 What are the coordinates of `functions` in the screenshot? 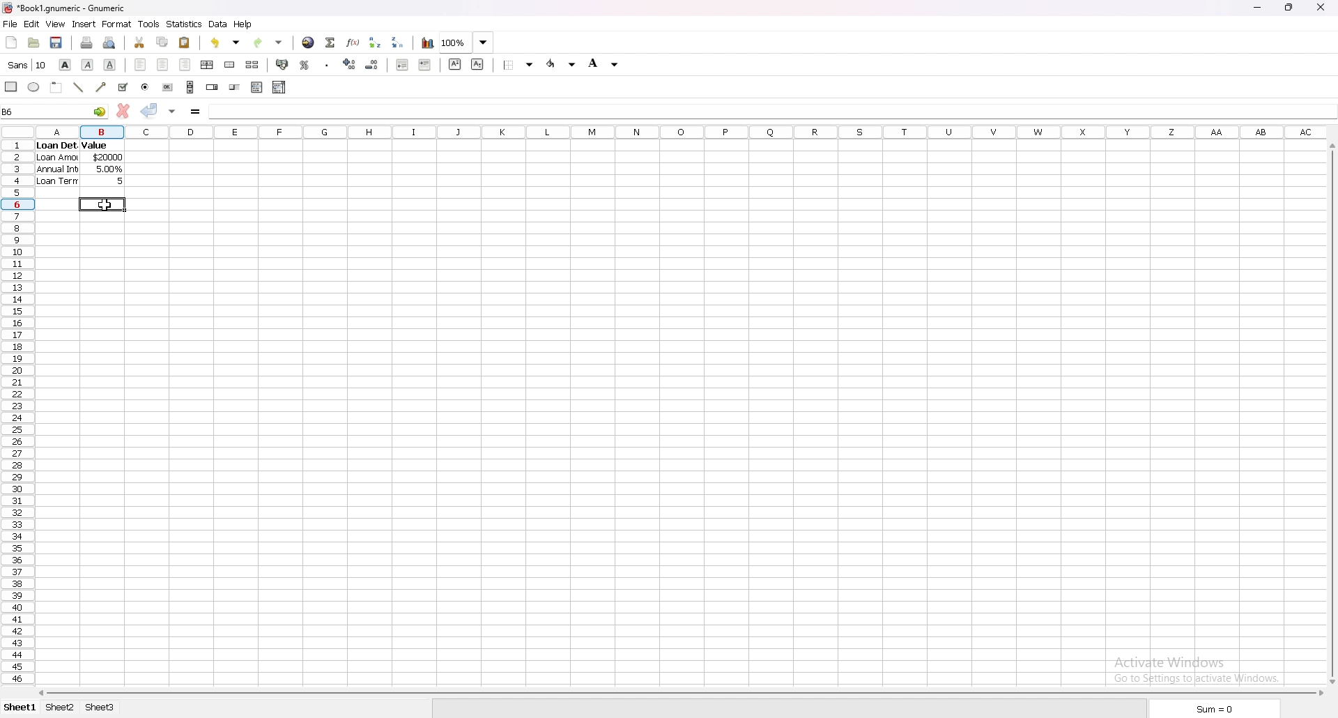 It's located at (354, 43).